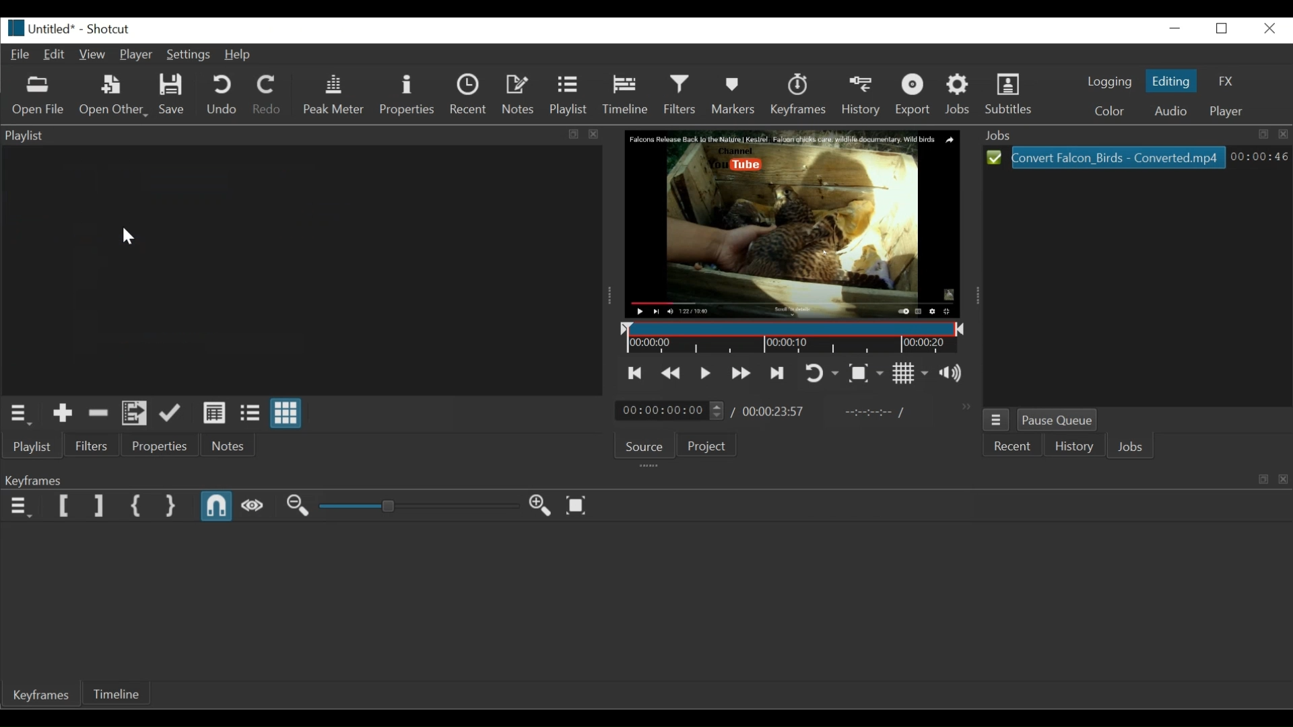 The height and width of the screenshot is (727, 1293). What do you see at coordinates (135, 56) in the screenshot?
I see `Player` at bounding box center [135, 56].